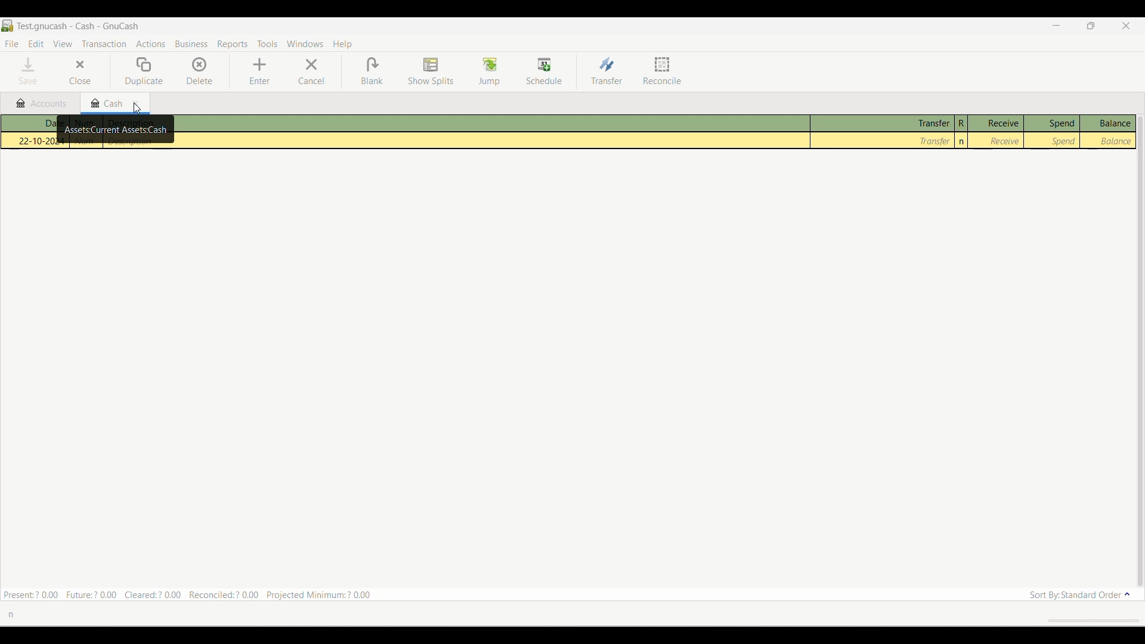 This screenshot has width=1145, height=644. What do you see at coordinates (114, 104) in the screenshot?
I see `Selected open tab` at bounding box center [114, 104].